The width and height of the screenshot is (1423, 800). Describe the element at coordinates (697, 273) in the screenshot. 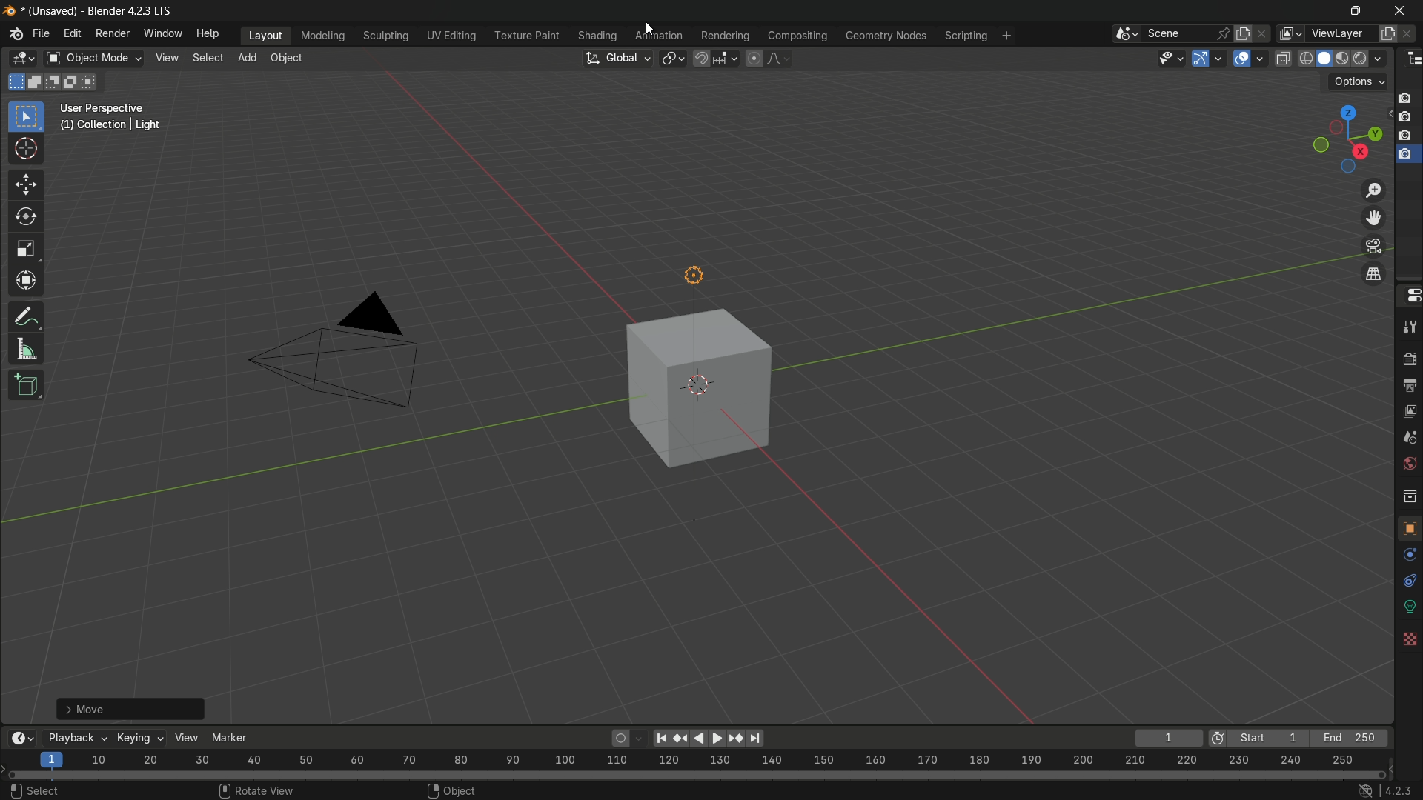

I see `light` at that location.